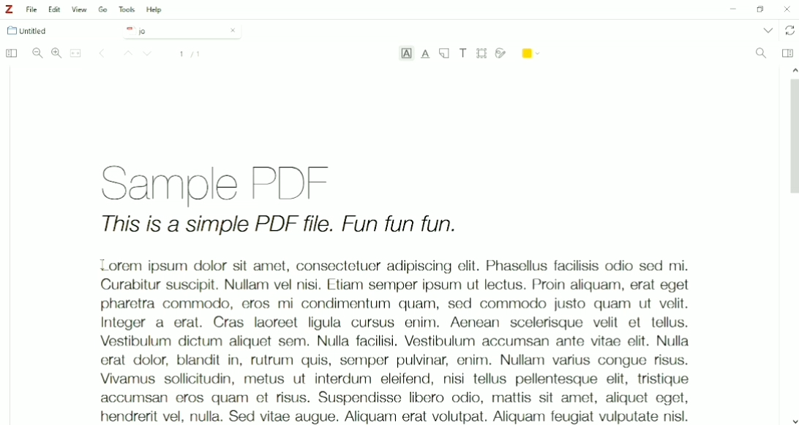 This screenshot has height=425, width=799. What do you see at coordinates (426, 54) in the screenshot?
I see `Underline Text` at bounding box center [426, 54].